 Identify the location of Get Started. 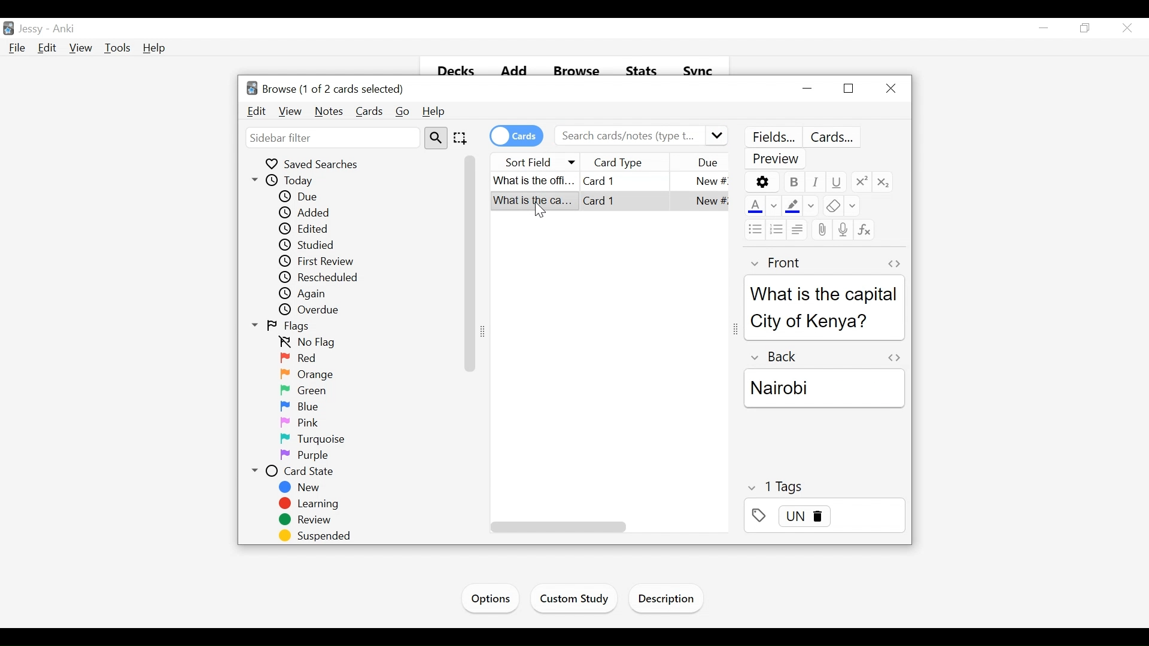
(494, 597).